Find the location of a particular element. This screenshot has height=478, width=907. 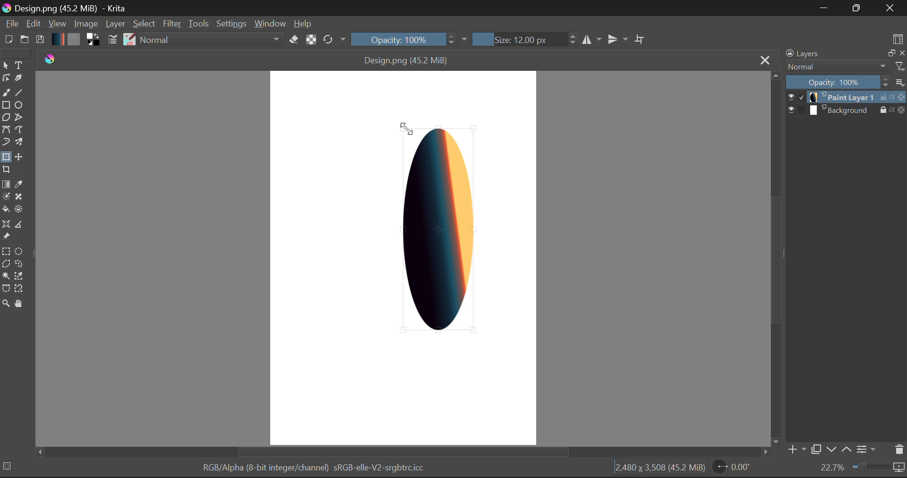

Calligraphic Curve is located at coordinates (19, 78).